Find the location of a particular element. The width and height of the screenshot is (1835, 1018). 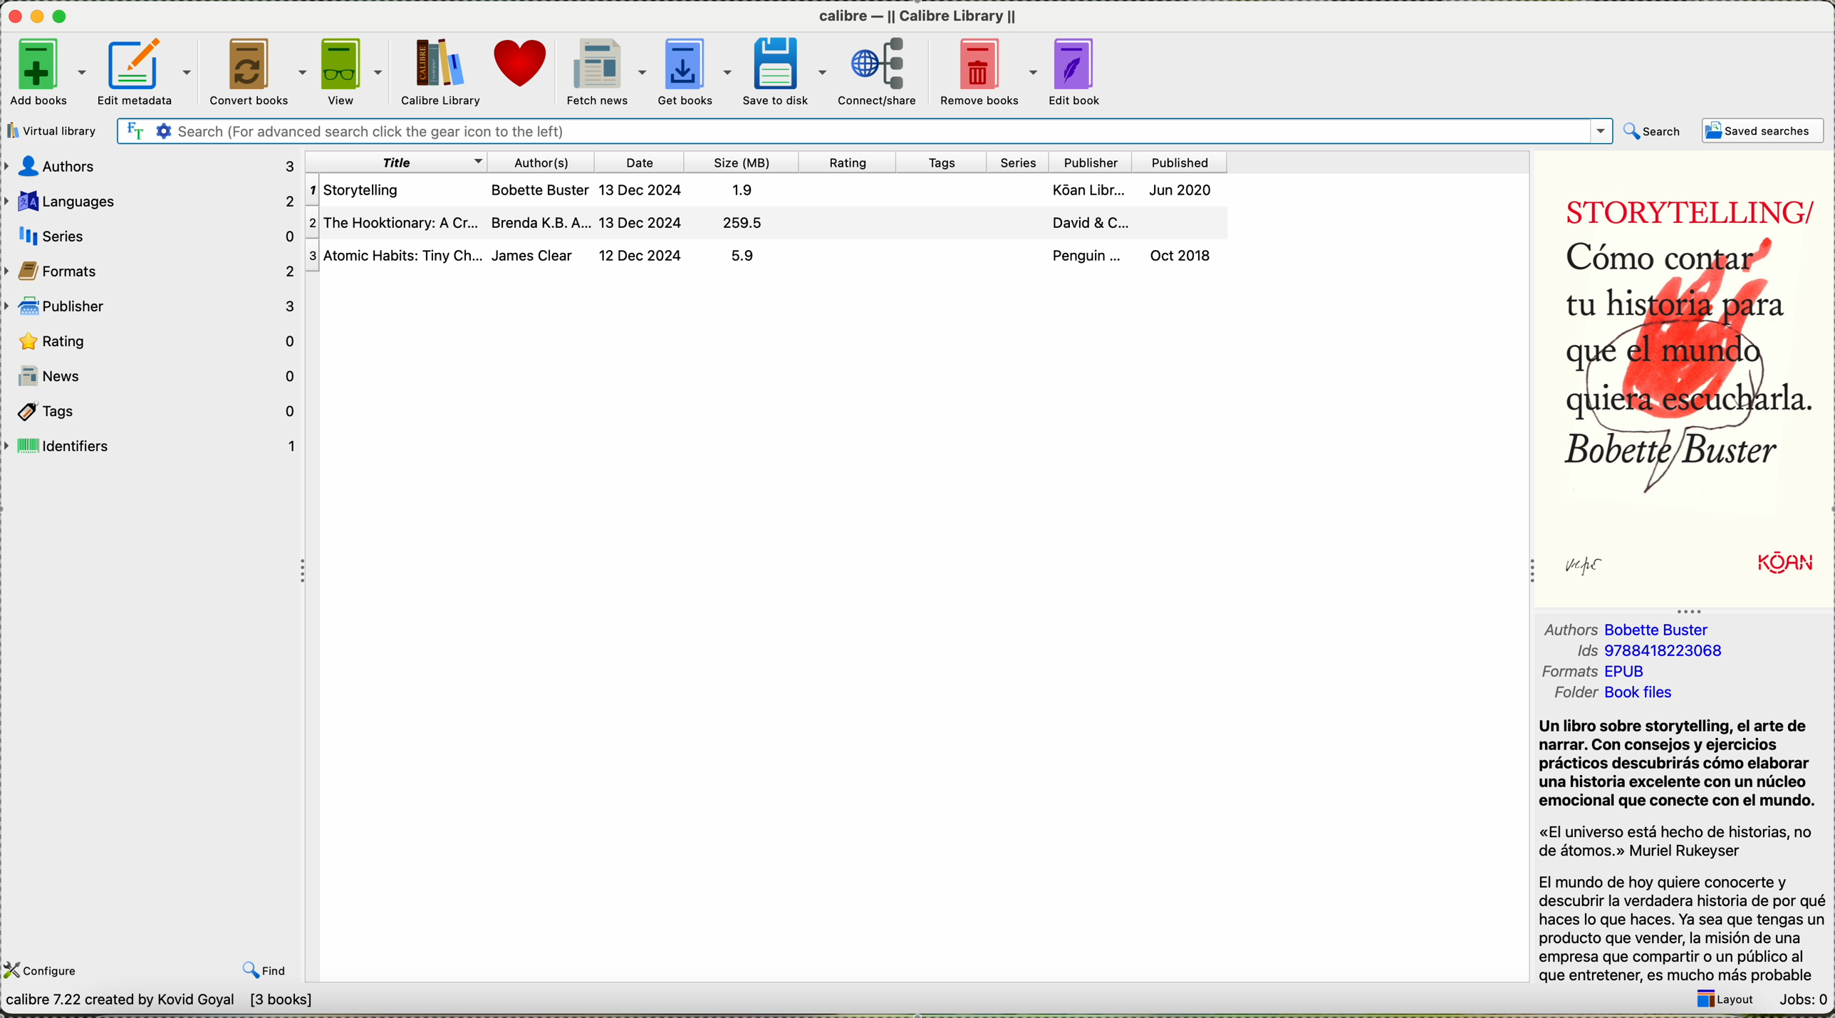

layout is located at coordinates (1725, 1001).